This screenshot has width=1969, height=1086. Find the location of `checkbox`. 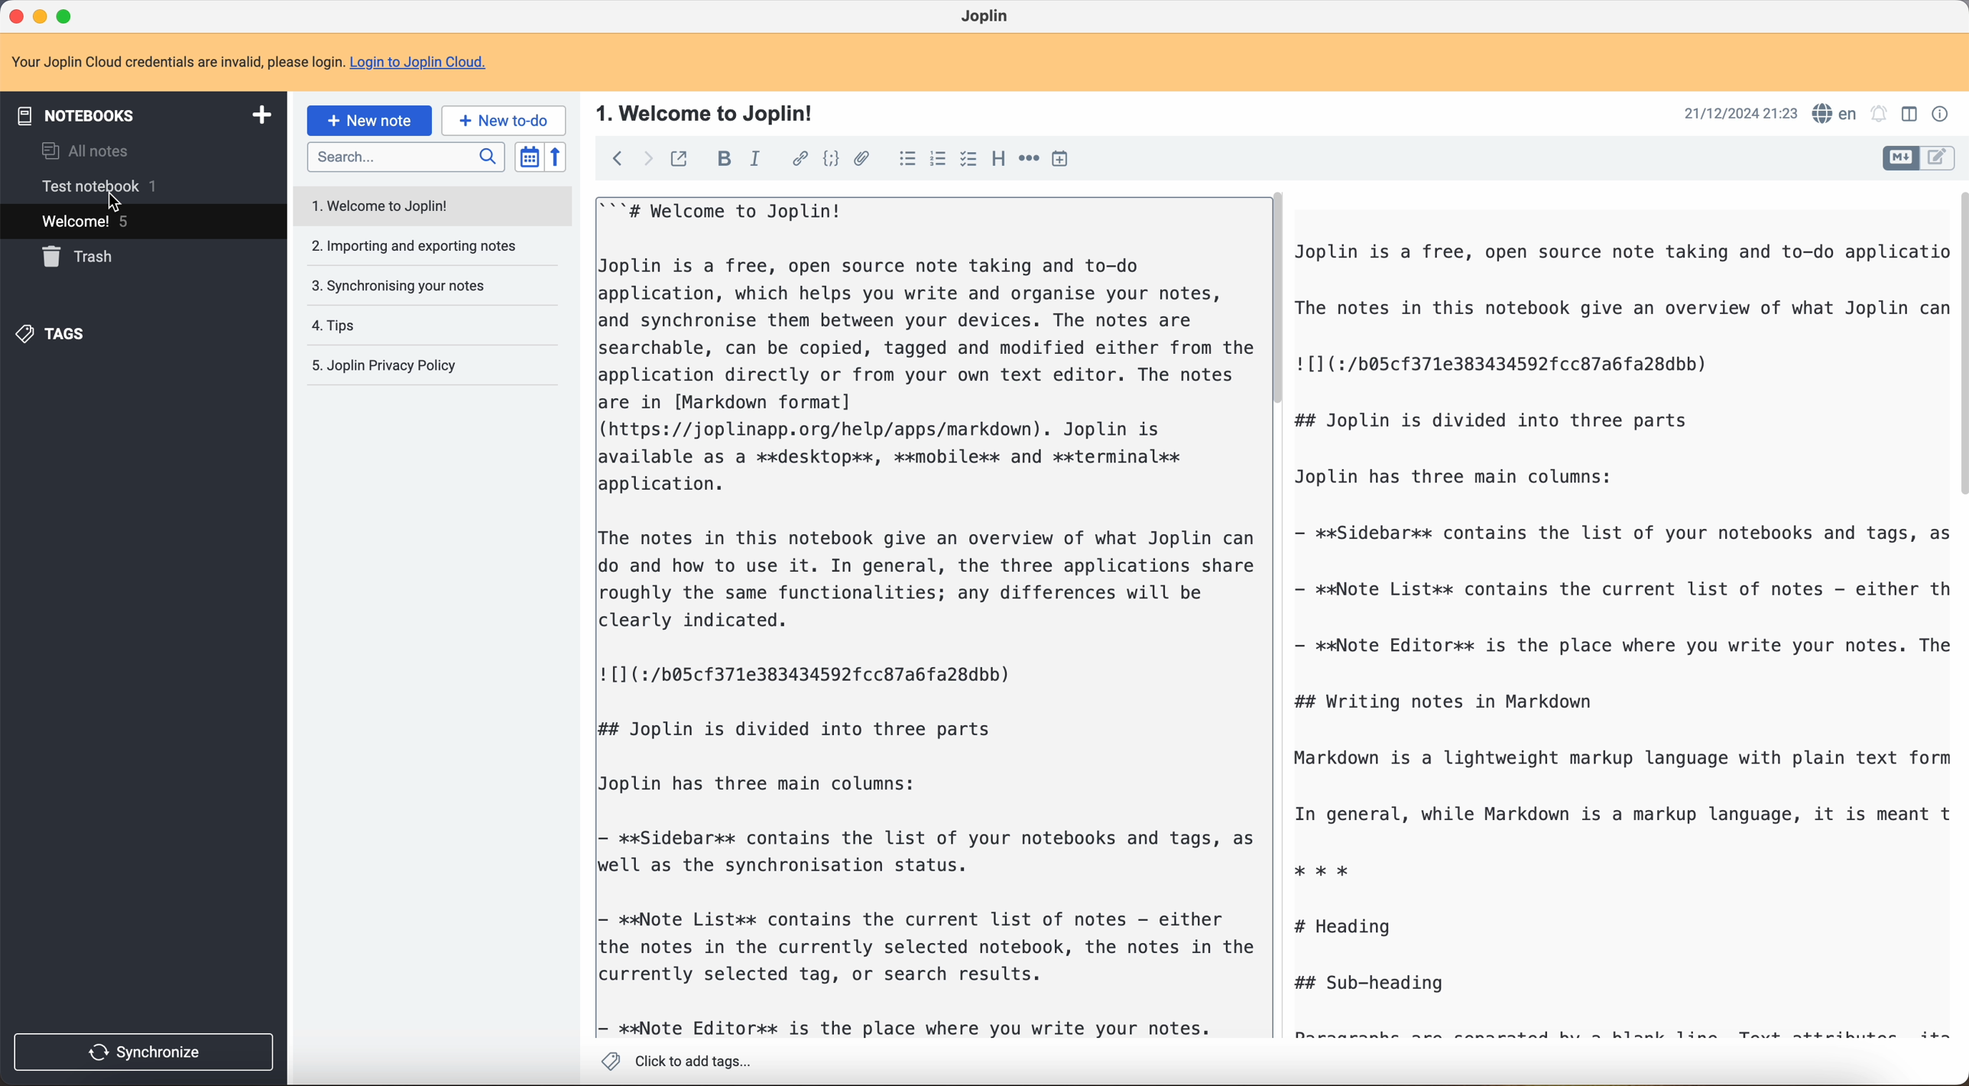

checkbox is located at coordinates (970, 159).